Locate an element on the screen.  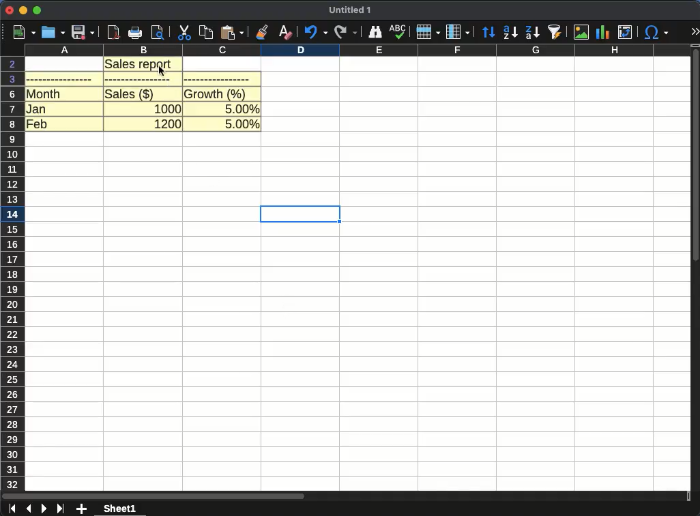
descending  is located at coordinates (533, 33).